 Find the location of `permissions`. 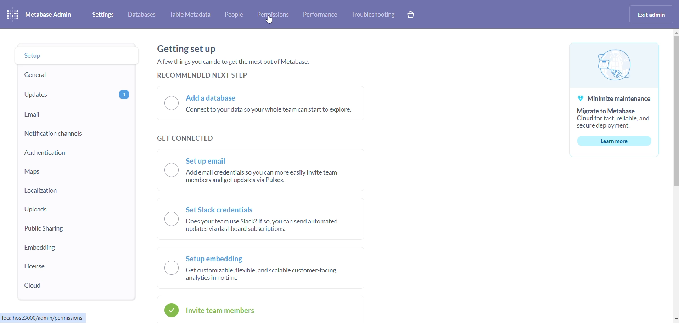

permissions is located at coordinates (275, 14).